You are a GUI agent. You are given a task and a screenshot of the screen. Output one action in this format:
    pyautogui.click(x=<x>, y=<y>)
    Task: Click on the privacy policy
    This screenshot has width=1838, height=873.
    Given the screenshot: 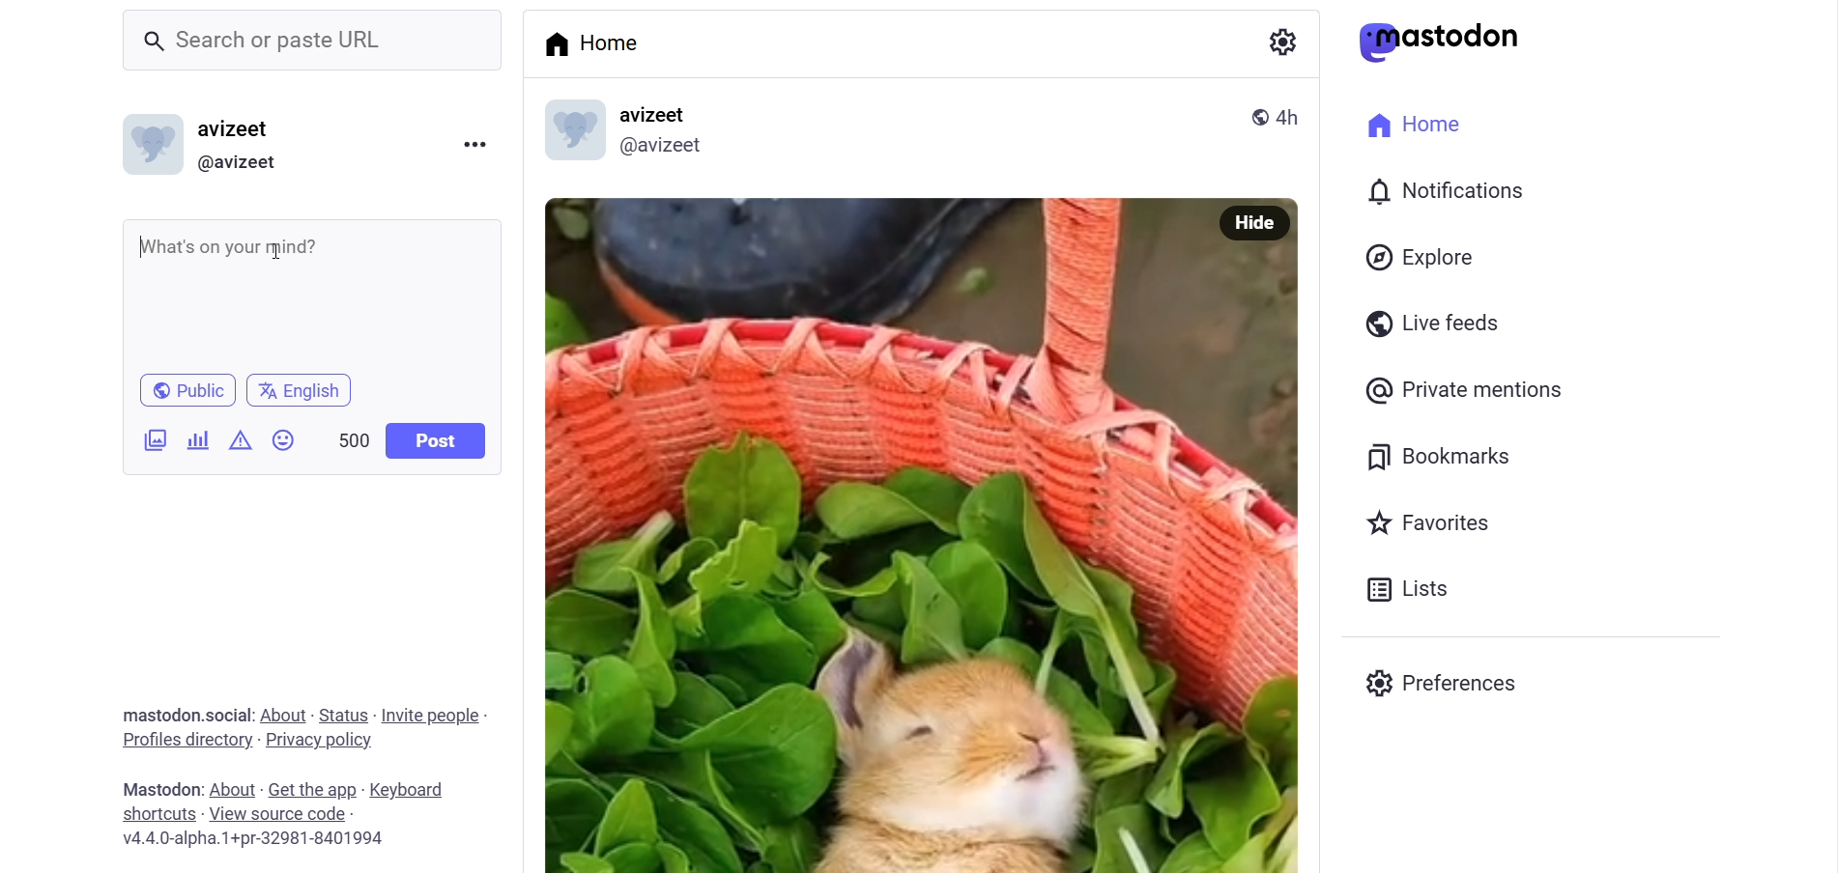 What is the action you would take?
    pyautogui.click(x=319, y=745)
    